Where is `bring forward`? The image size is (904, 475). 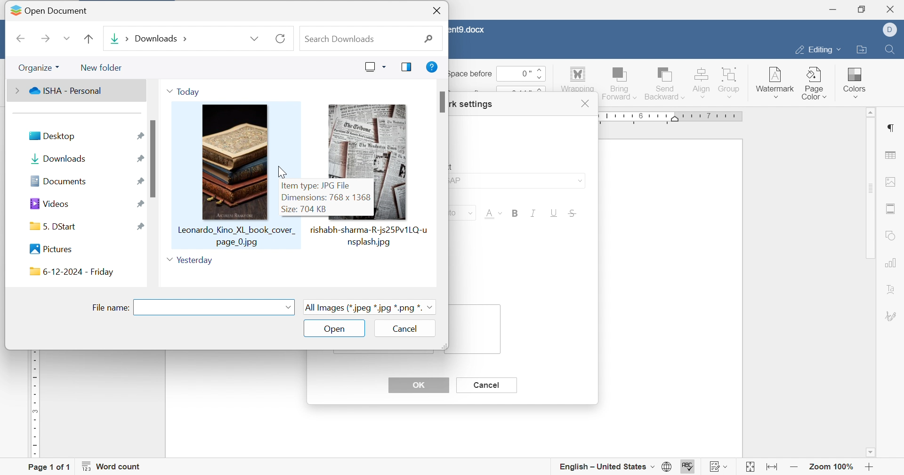 bring forward is located at coordinates (618, 82).